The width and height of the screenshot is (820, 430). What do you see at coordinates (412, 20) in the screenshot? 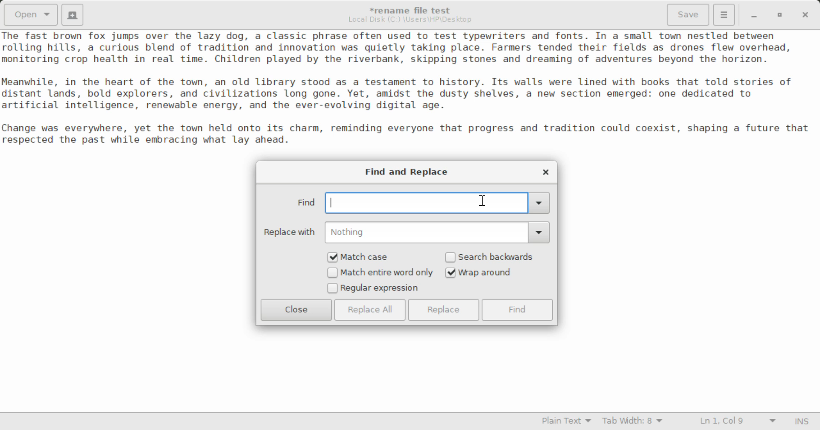
I see `File Location` at bounding box center [412, 20].